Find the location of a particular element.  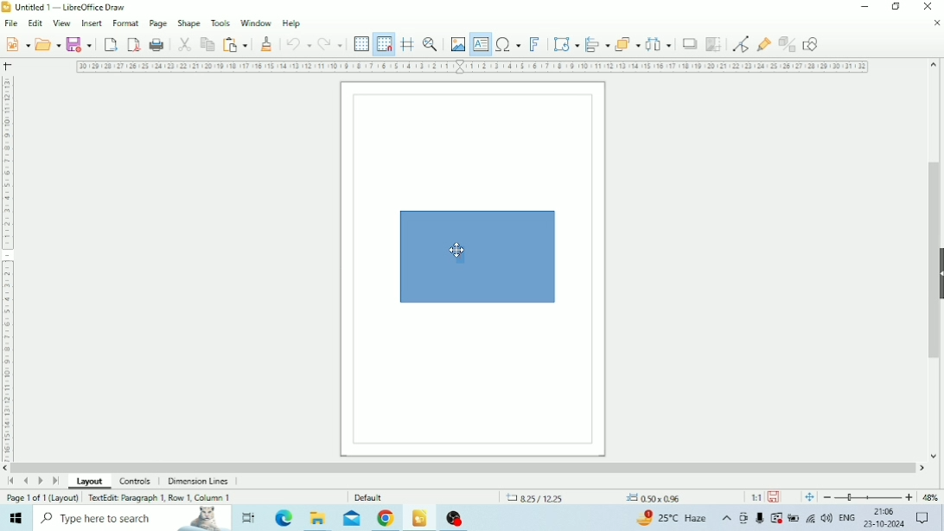

Horizontal scrollbar is located at coordinates (463, 468).